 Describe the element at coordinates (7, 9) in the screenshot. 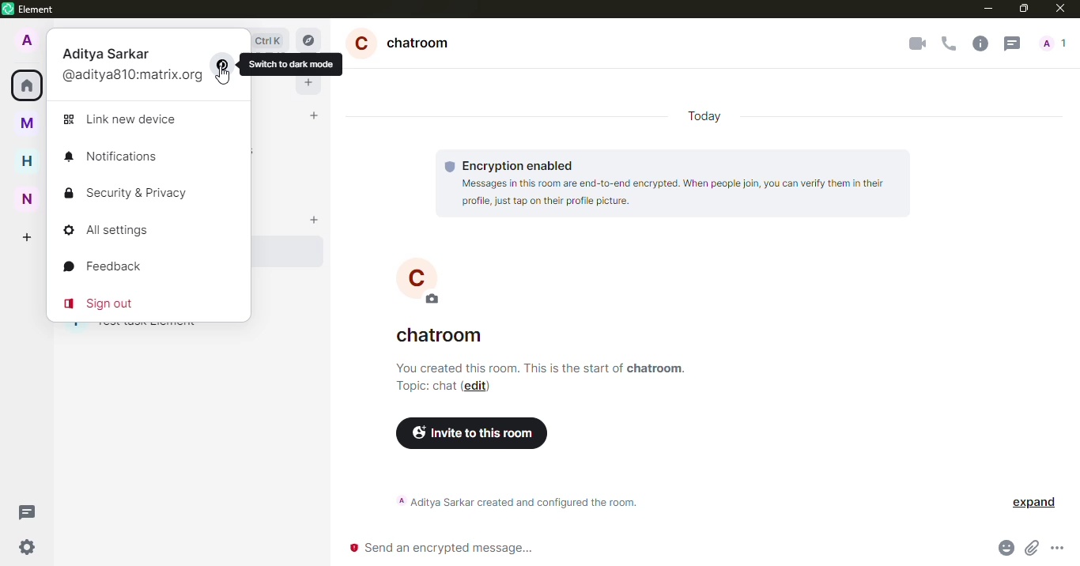

I see `element logo` at that location.